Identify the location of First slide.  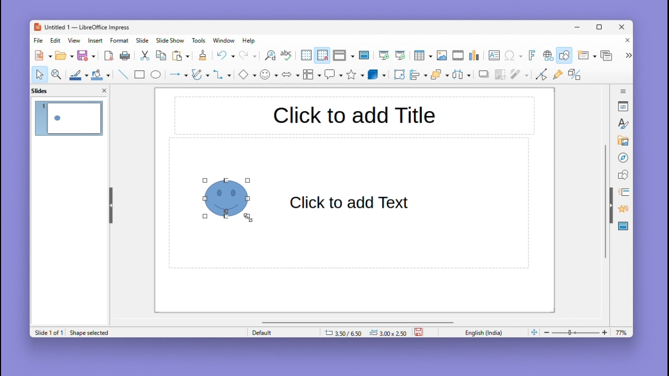
(384, 56).